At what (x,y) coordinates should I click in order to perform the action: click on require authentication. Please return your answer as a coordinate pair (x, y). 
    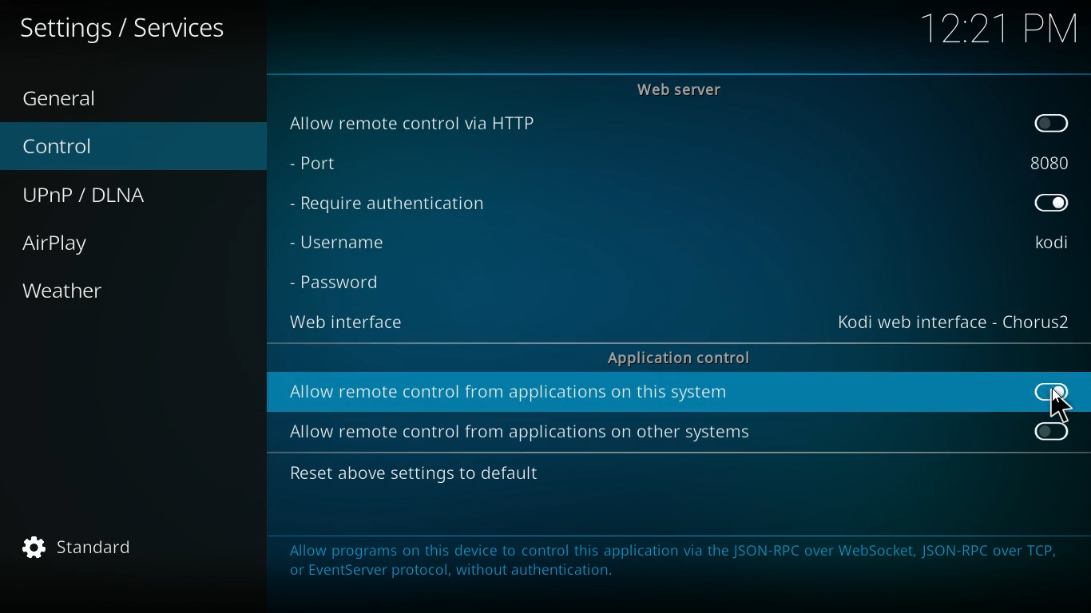
    Looking at the image, I should click on (387, 208).